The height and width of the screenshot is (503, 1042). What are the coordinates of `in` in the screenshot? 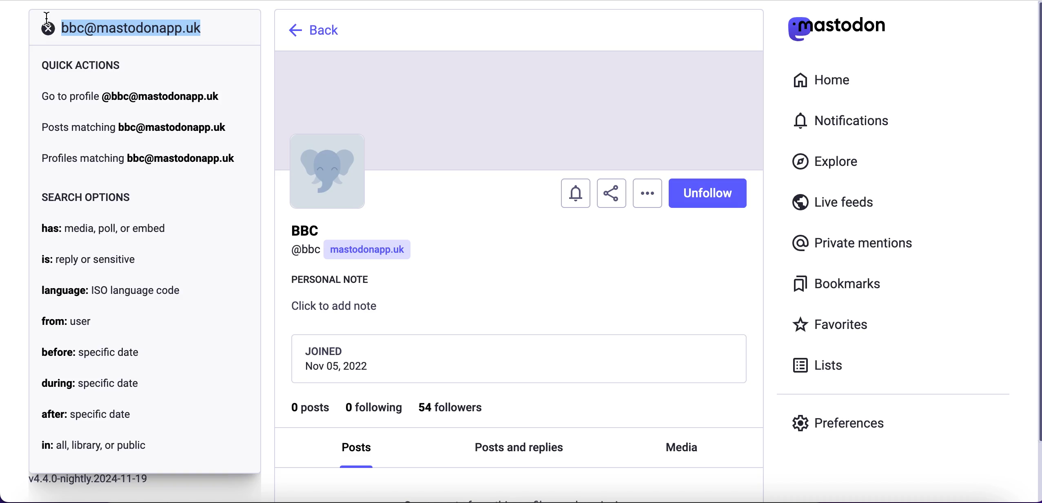 It's located at (93, 446).